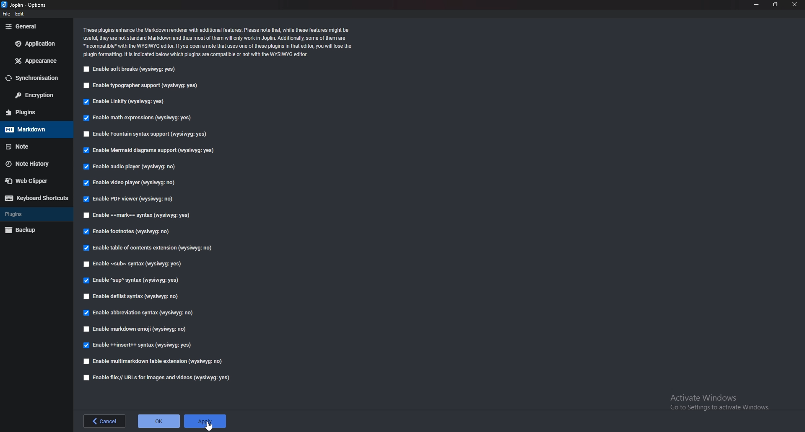  I want to click on Keyboard shortcuts, so click(36, 198).